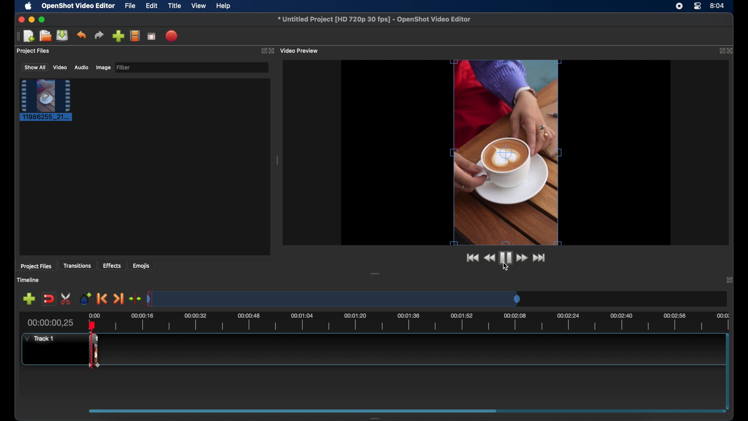 This screenshot has width=748, height=421. Describe the element at coordinates (112, 265) in the screenshot. I see `effects` at that location.